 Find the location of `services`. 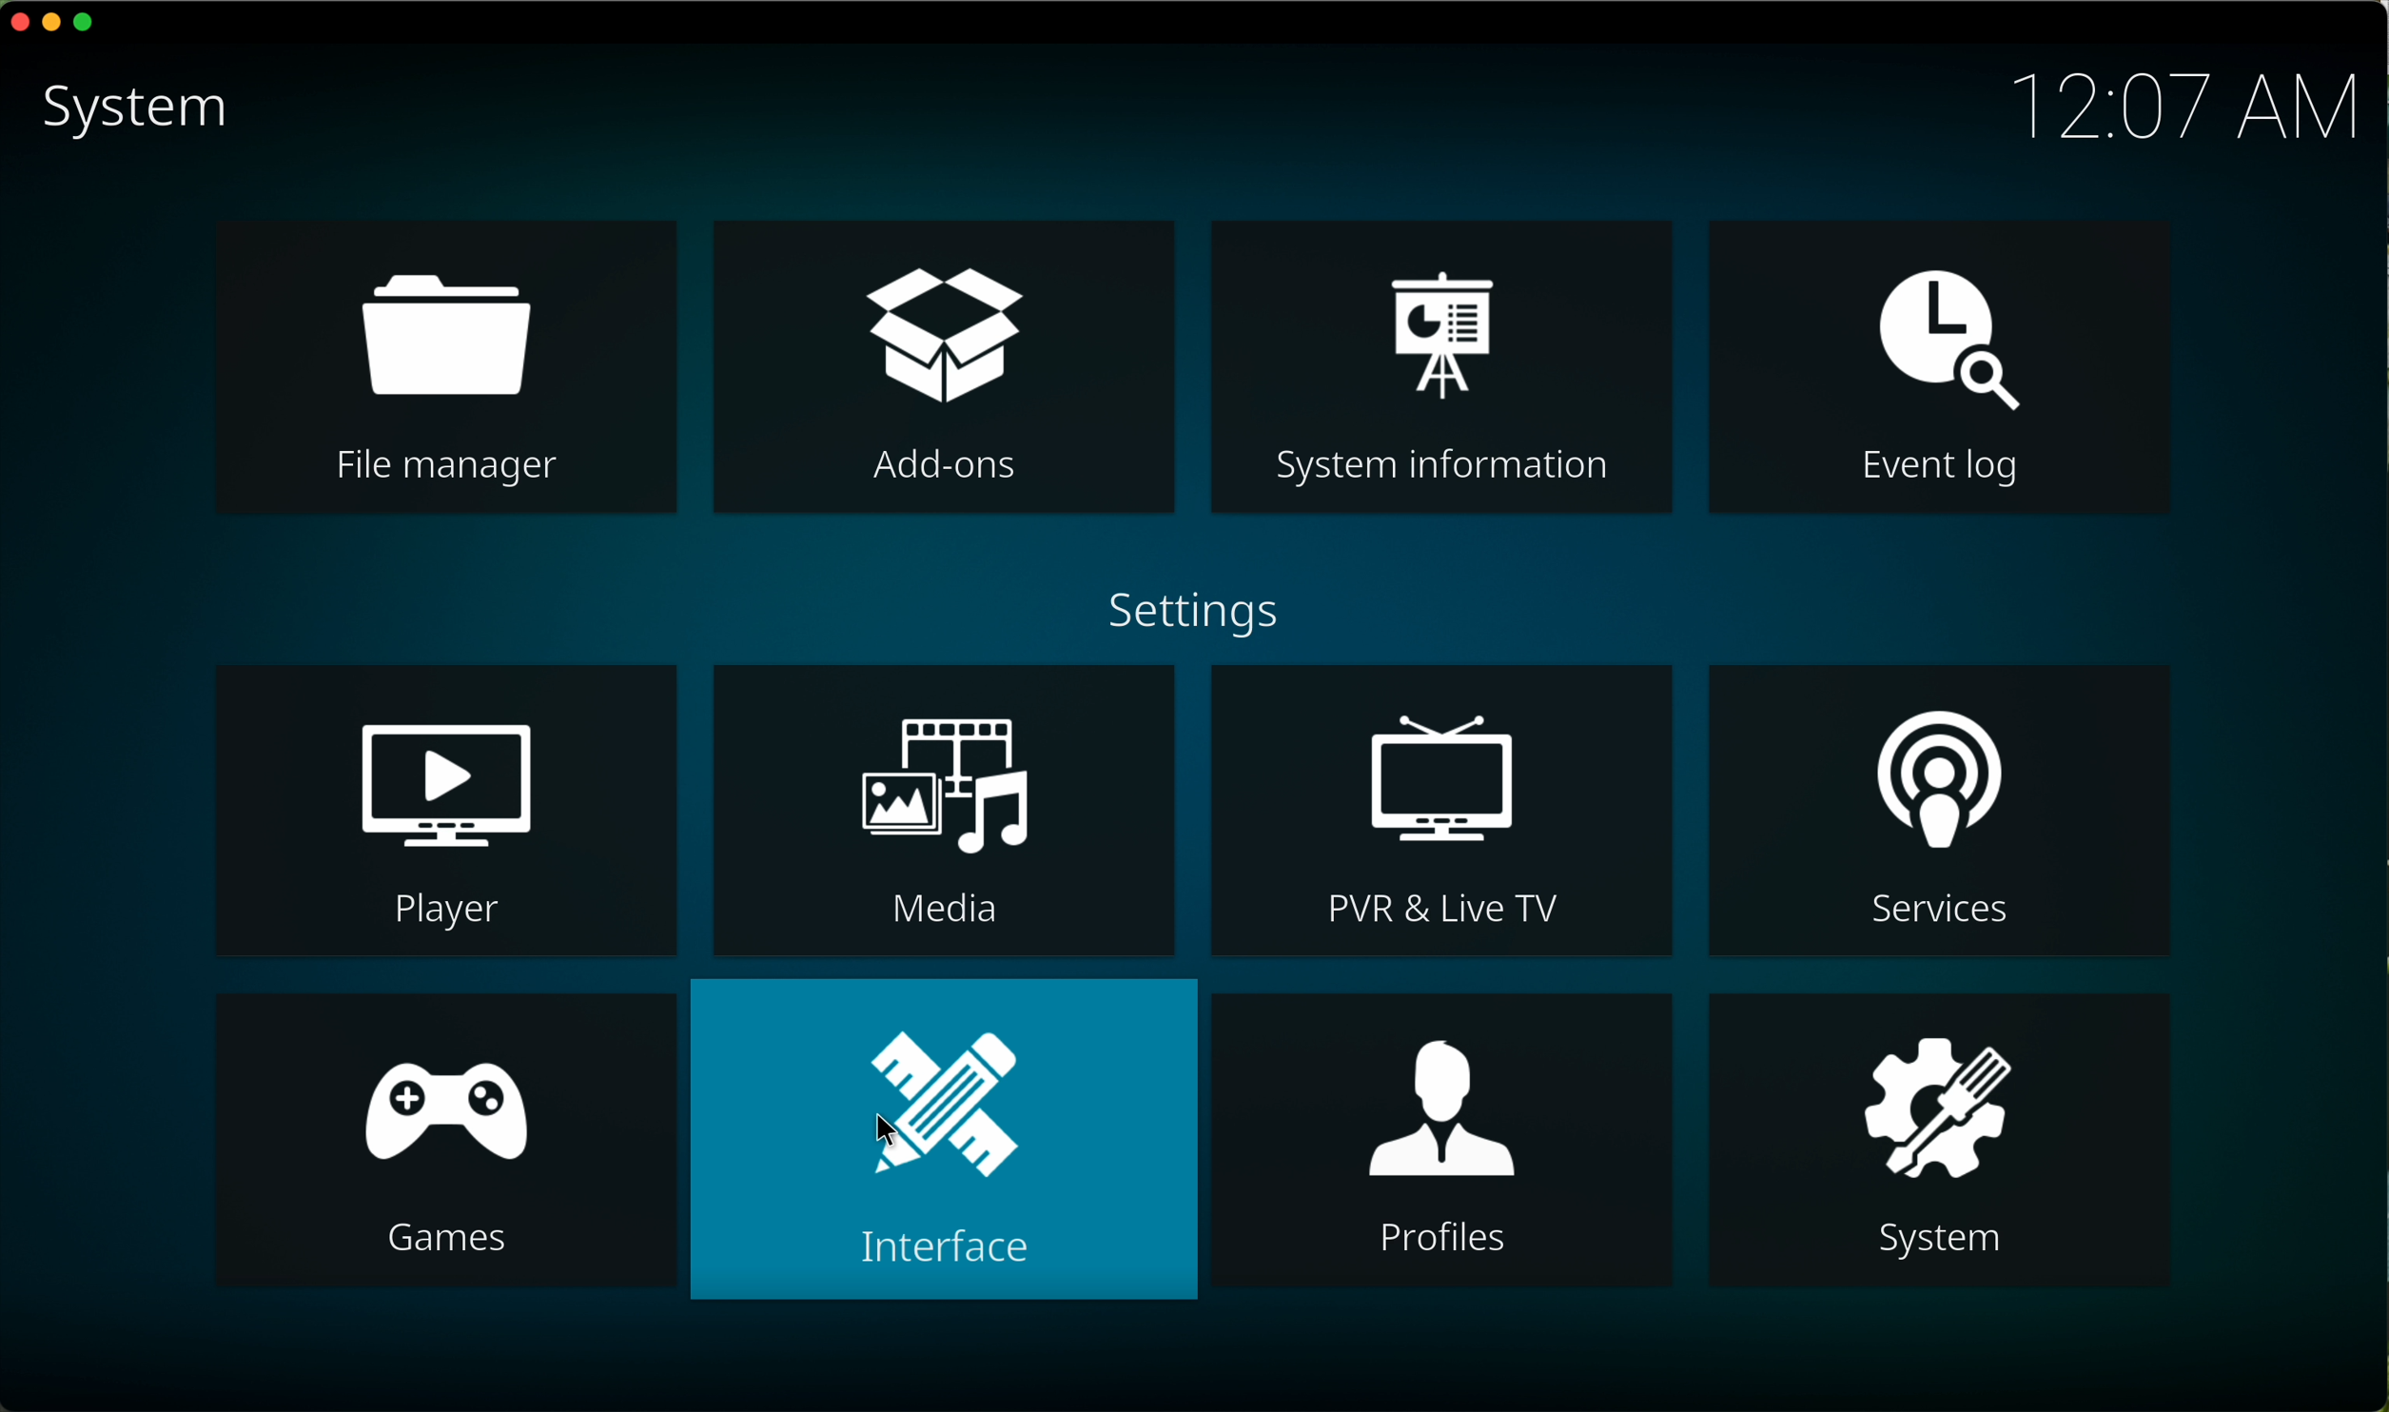

services is located at coordinates (1941, 809).